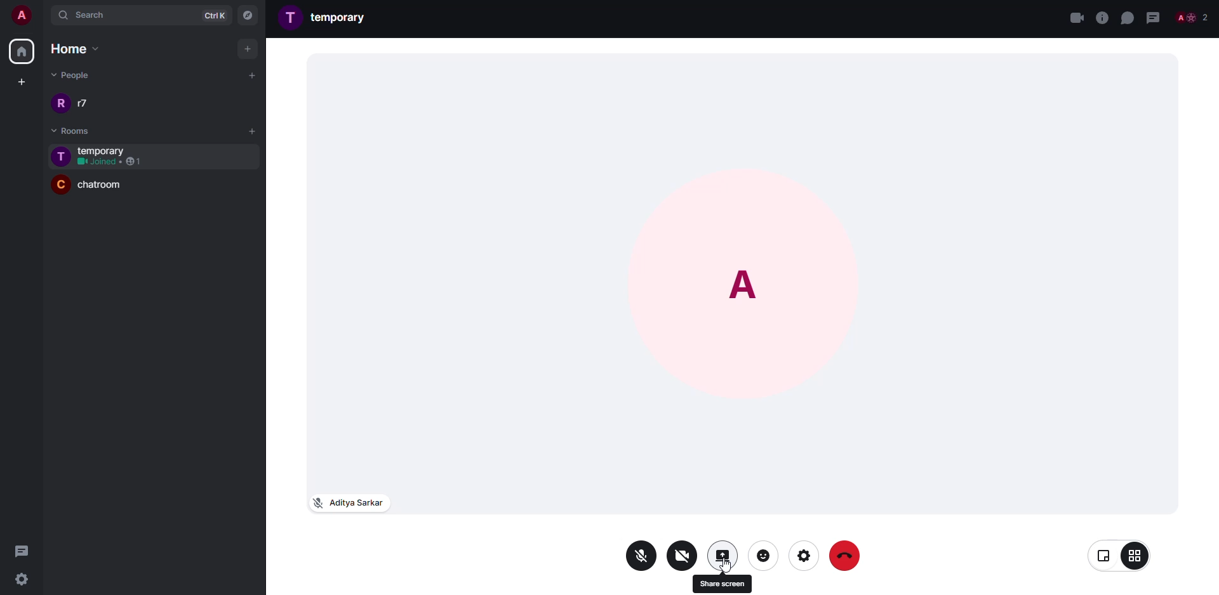  What do you see at coordinates (109, 188) in the screenshot?
I see `room` at bounding box center [109, 188].